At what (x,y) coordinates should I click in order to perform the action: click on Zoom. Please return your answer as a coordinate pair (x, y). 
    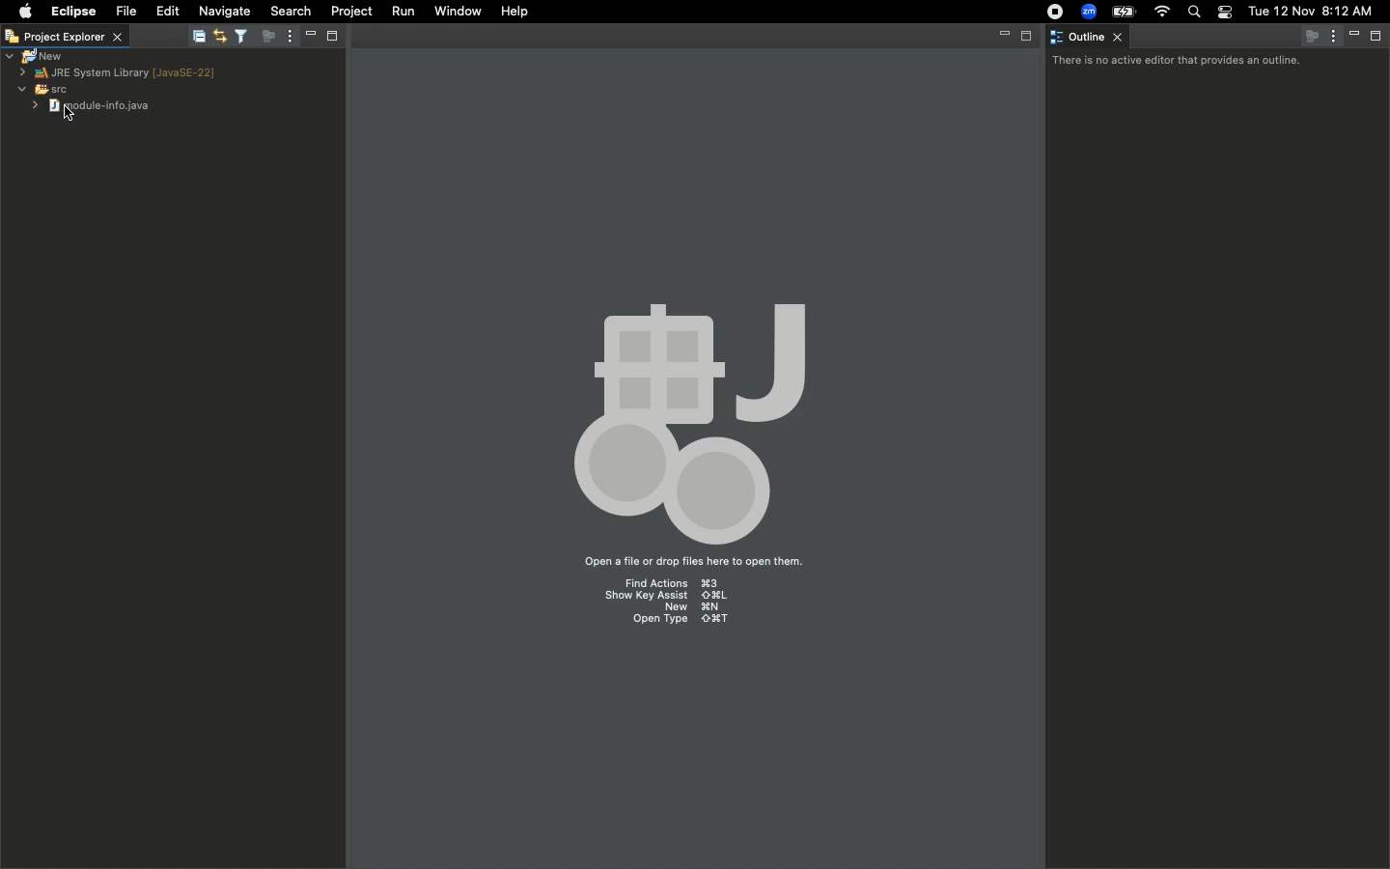
    Looking at the image, I should click on (1086, 12).